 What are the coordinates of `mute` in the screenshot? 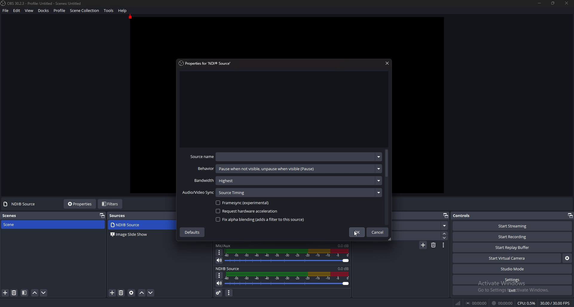 It's located at (219, 261).